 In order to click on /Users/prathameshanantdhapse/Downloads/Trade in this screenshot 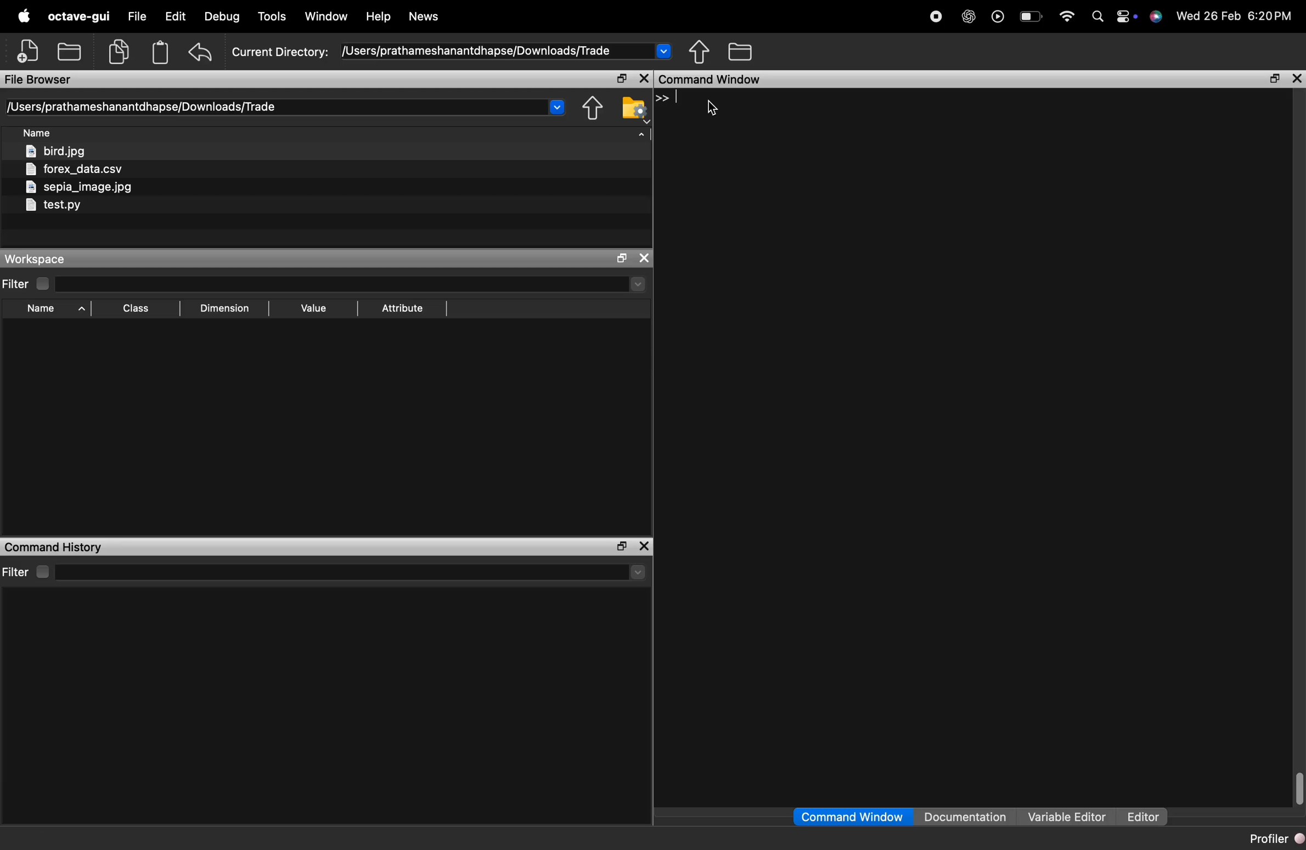, I will do `click(140, 107)`.